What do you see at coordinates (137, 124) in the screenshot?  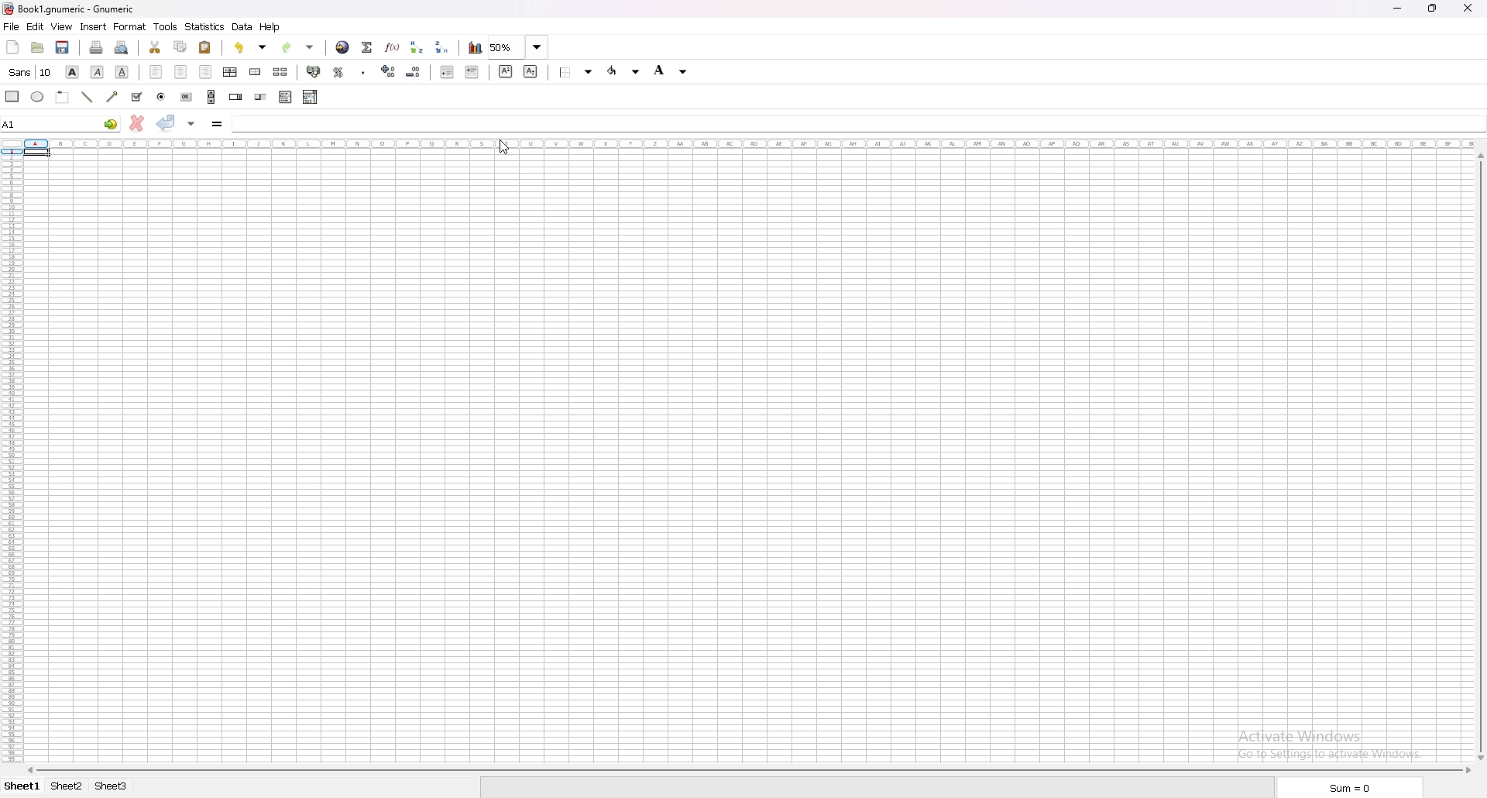 I see `cancel change` at bounding box center [137, 124].